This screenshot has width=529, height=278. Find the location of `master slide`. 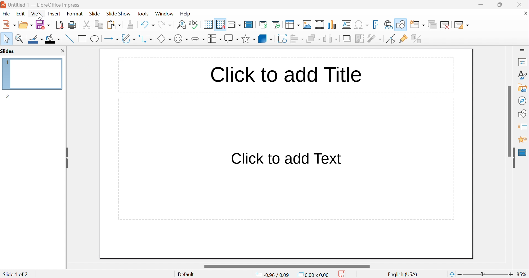

master slide is located at coordinates (250, 24).